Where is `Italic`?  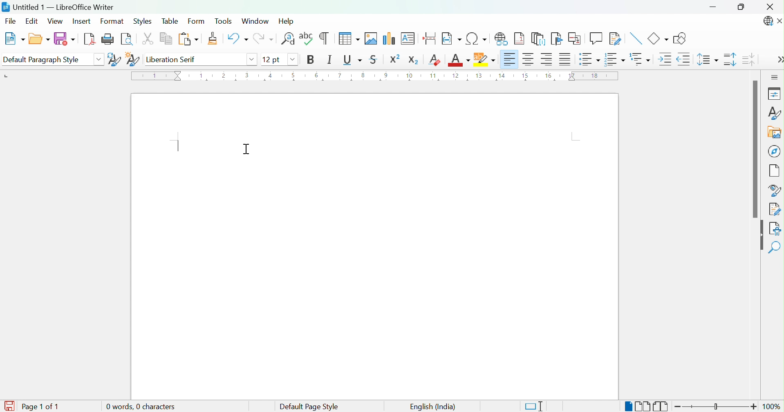
Italic is located at coordinates (329, 59).